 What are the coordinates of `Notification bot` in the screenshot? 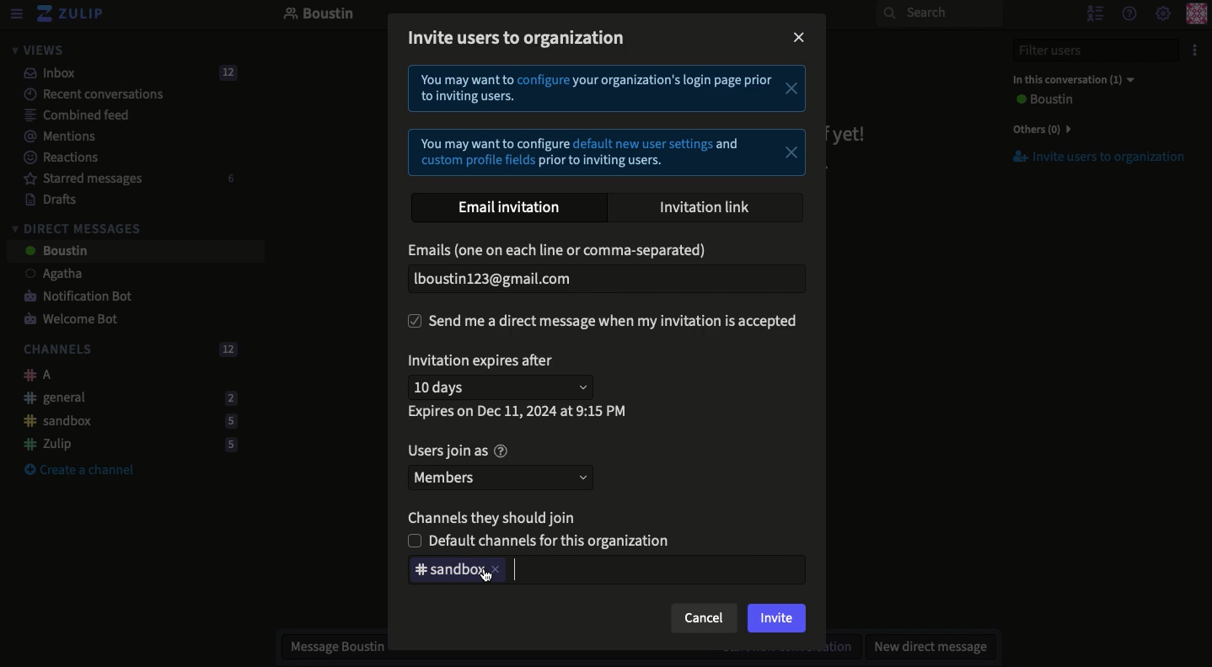 It's located at (72, 297).